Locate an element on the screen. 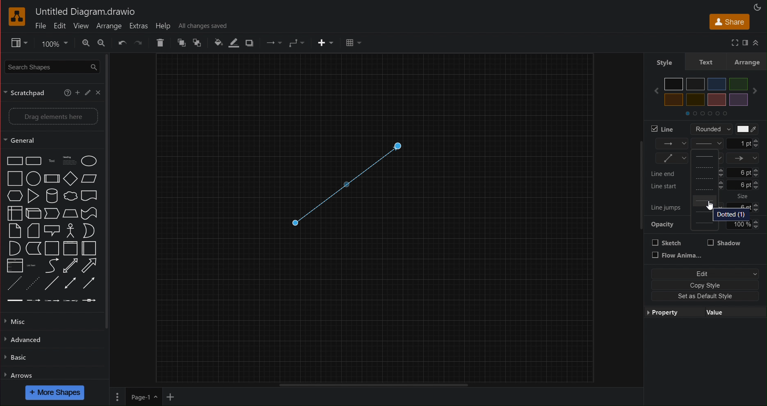 The image size is (767, 406). Edit is located at coordinates (707, 274).